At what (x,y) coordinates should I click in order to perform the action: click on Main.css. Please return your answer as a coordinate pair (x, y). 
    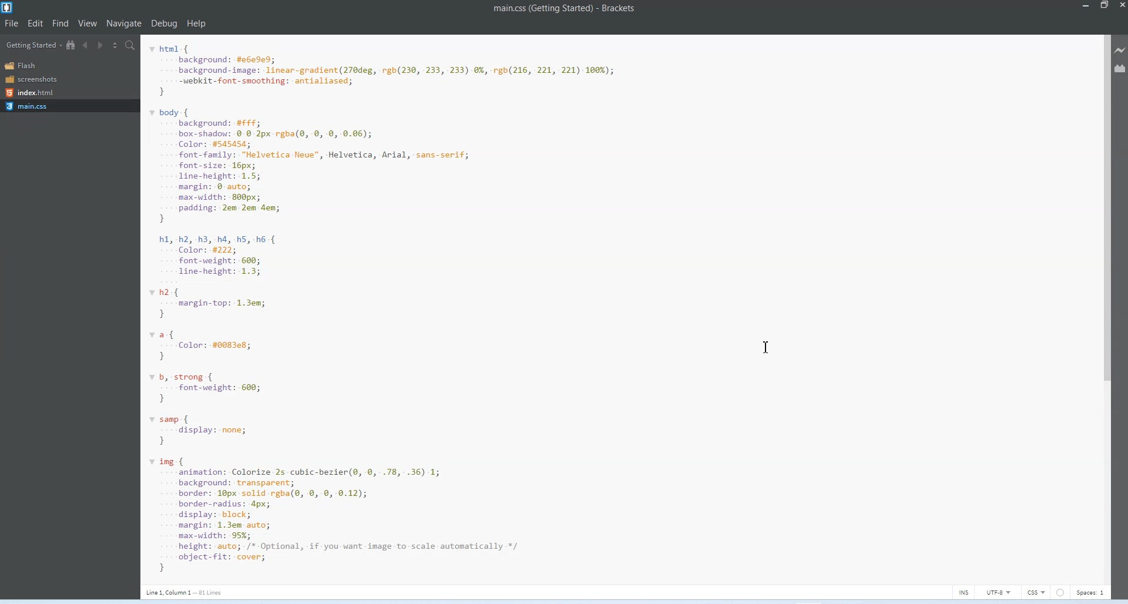
    Looking at the image, I should click on (28, 106).